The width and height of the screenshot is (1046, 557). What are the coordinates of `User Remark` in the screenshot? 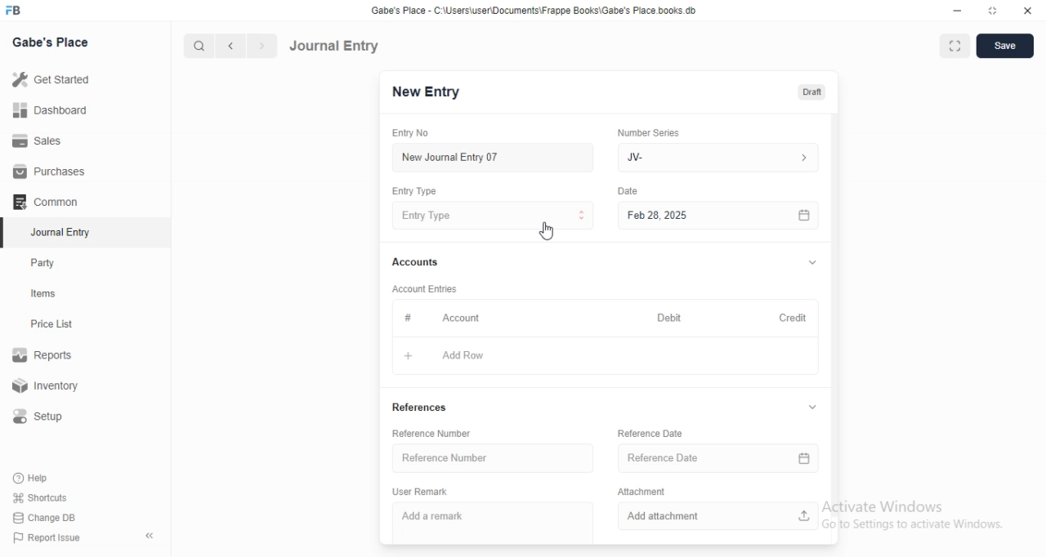 It's located at (421, 492).